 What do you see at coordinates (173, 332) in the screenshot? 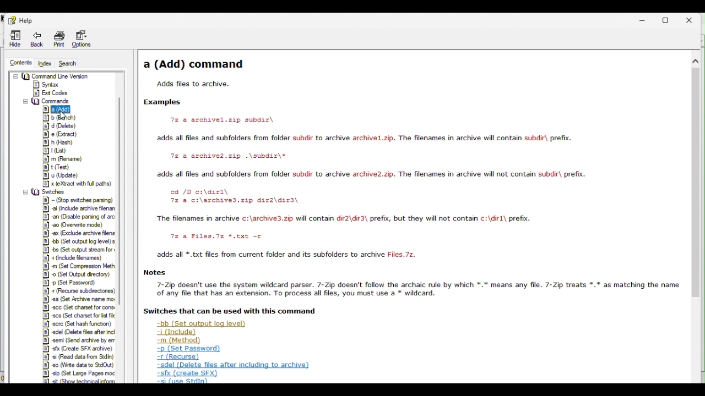
I see `-i` at bounding box center [173, 332].